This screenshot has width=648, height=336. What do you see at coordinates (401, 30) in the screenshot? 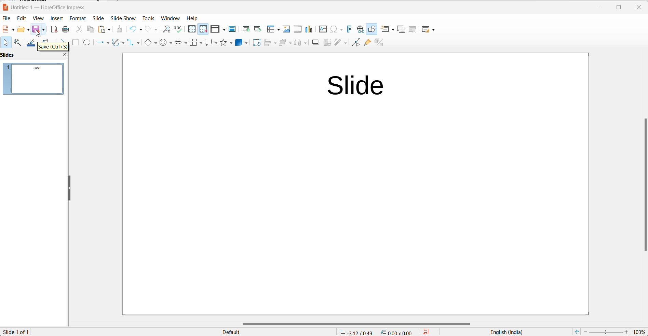
I see `duplicate slide` at bounding box center [401, 30].